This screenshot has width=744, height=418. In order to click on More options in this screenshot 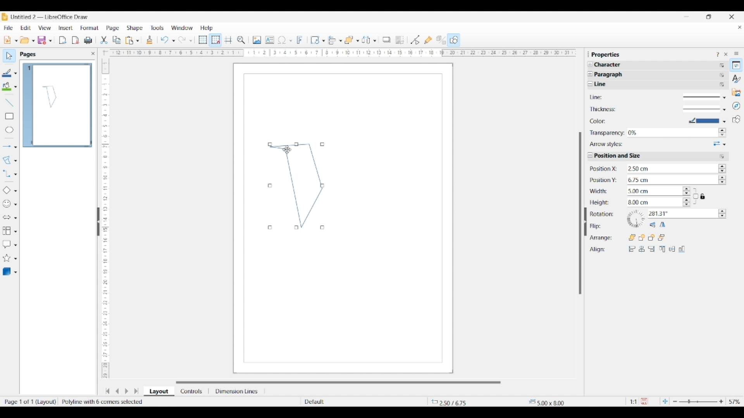, I will do `click(722, 75)`.